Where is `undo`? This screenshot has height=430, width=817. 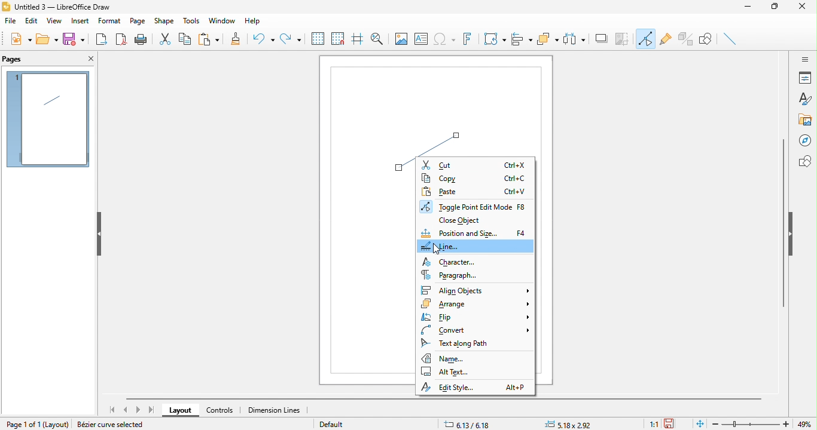 undo is located at coordinates (264, 40).